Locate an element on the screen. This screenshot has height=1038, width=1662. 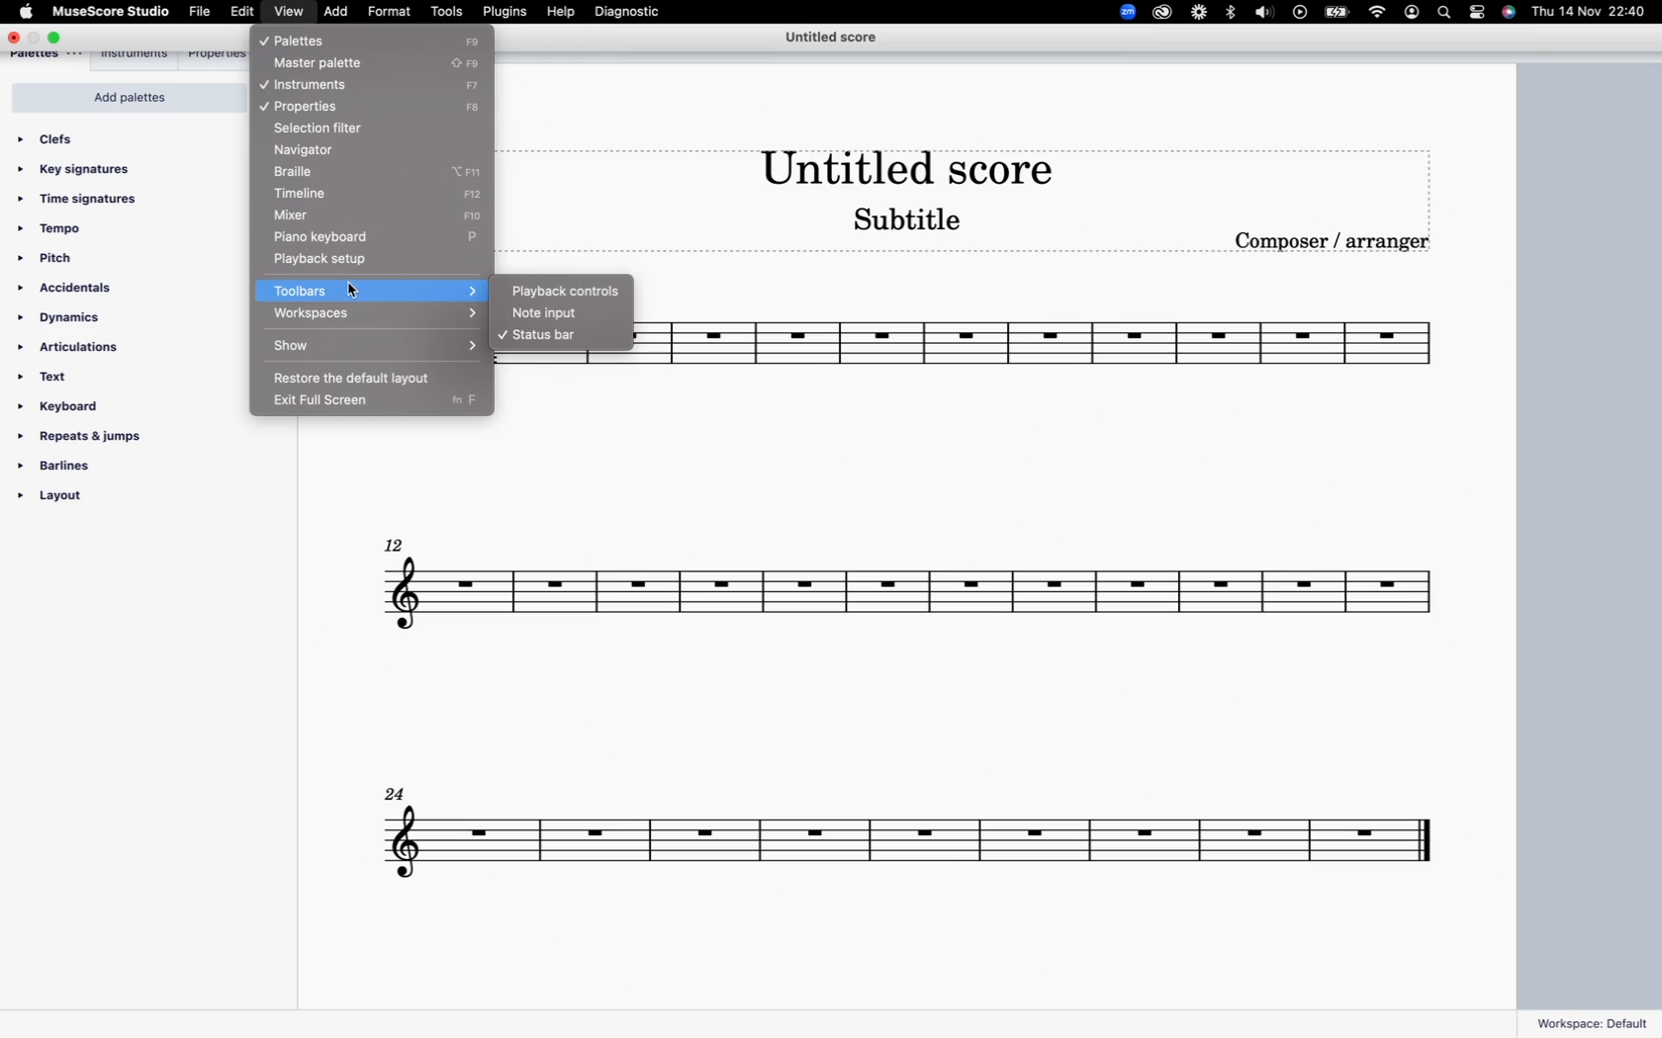
search is located at coordinates (1444, 13).